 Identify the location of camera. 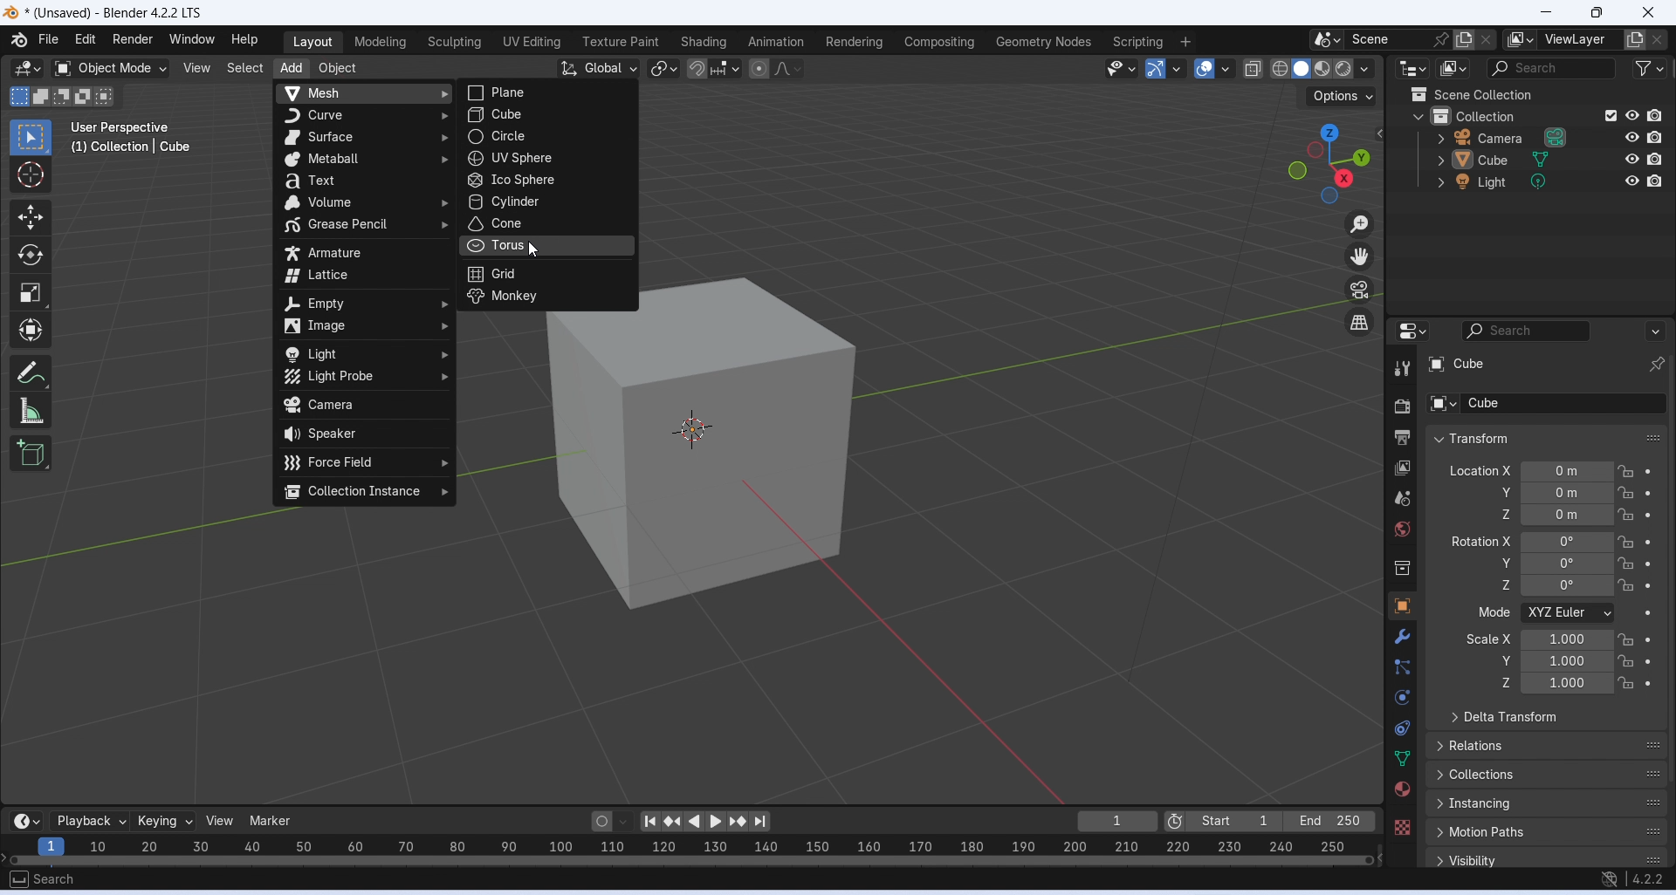
(362, 407).